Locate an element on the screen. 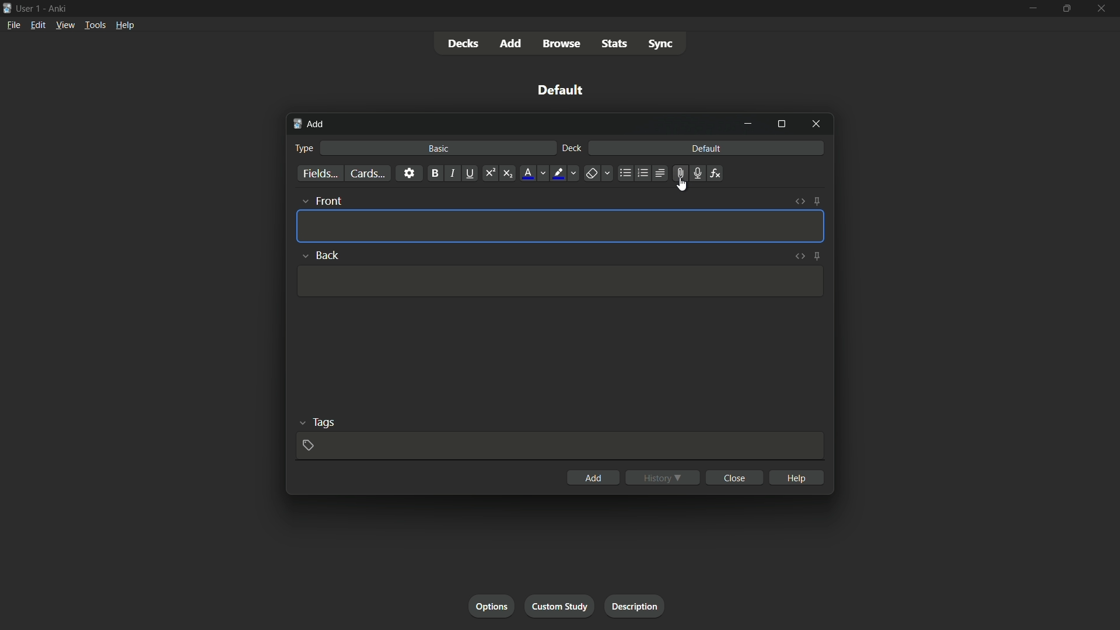  tools menu is located at coordinates (93, 25).